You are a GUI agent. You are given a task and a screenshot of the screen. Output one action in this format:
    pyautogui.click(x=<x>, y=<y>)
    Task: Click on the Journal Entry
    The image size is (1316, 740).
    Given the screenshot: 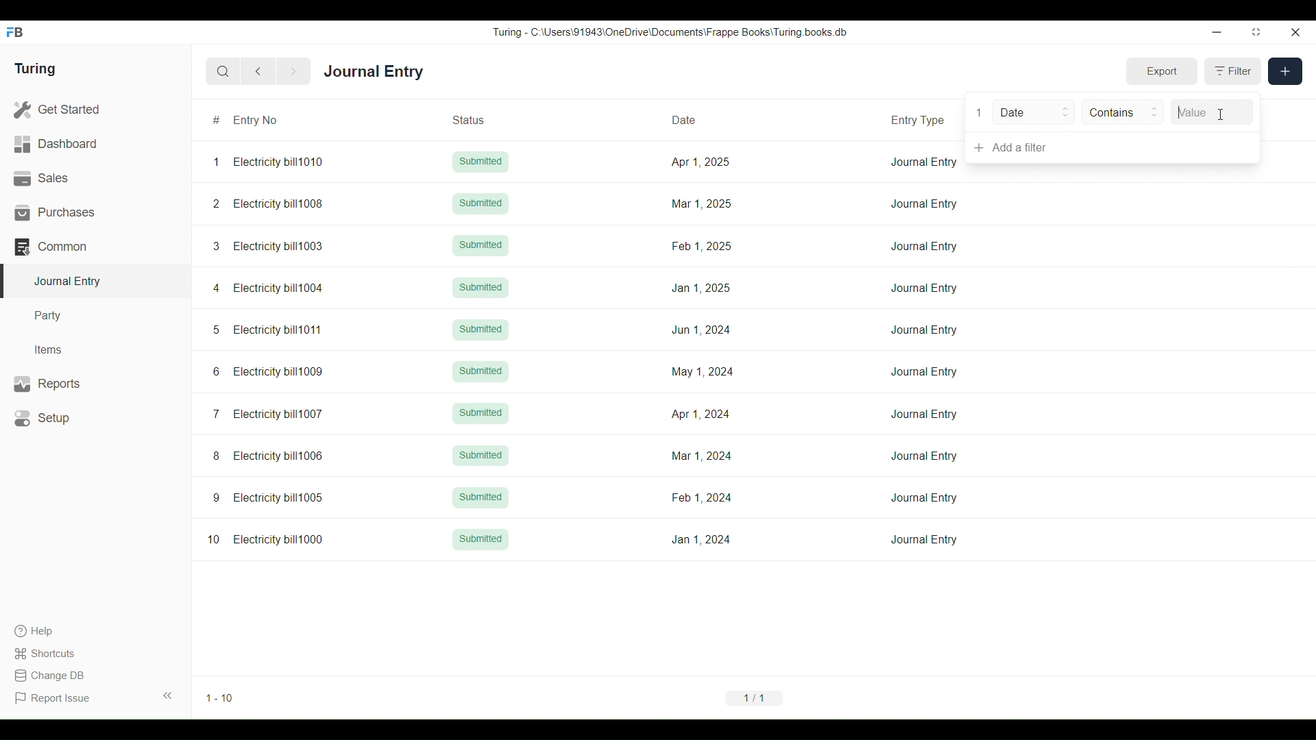 What is the action you would take?
    pyautogui.click(x=924, y=162)
    